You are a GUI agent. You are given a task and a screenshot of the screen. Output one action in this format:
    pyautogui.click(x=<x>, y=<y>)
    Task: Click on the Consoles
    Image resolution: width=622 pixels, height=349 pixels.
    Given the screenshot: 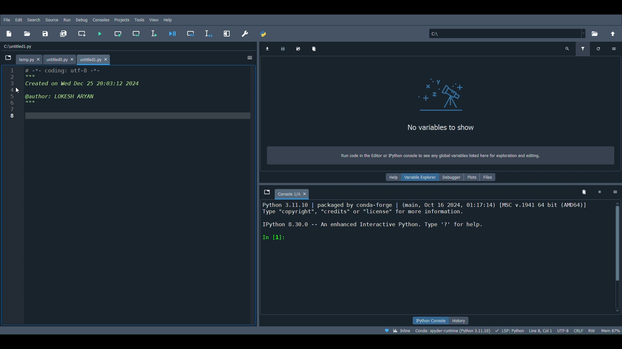 What is the action you would take?
    pyautogui.click(x=101, y=20)
    